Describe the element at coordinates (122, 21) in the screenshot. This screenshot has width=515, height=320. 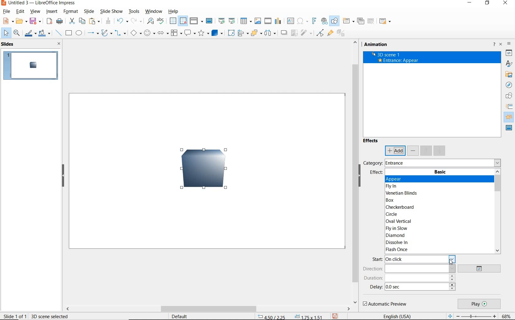
I see `undo` at that location.